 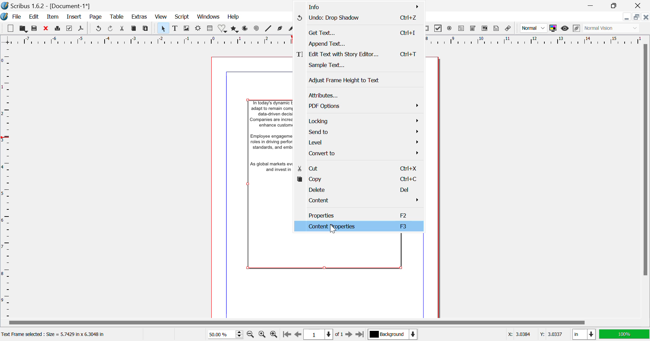 What do you see at coordinates (356, 6) in the screenshot?
I see `Info` at bounding box center [356, 6].